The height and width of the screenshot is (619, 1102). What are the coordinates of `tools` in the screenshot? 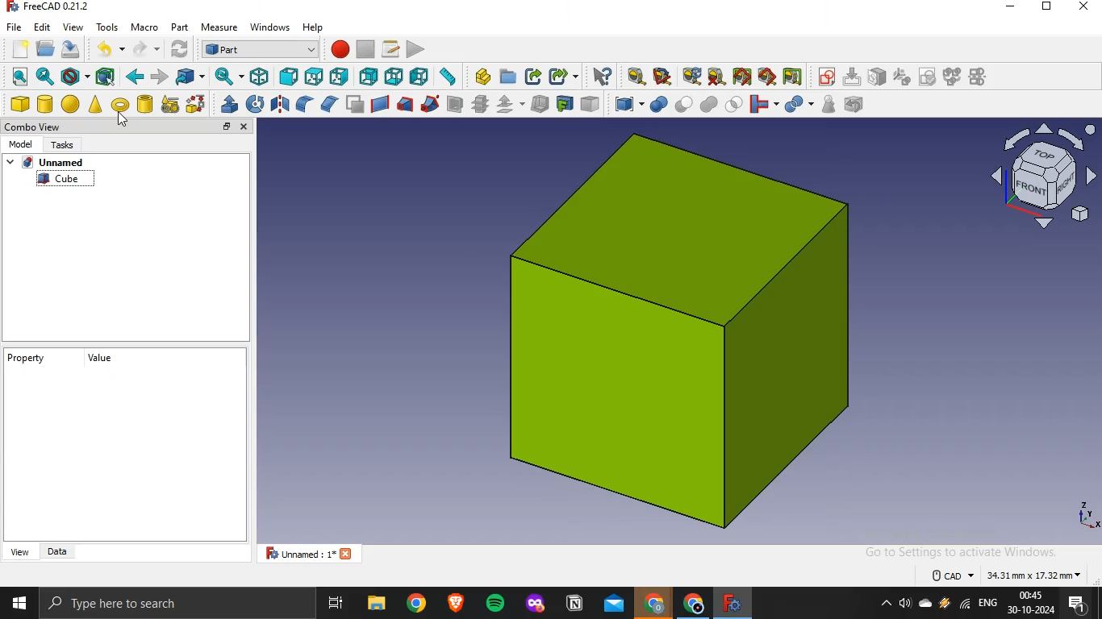 It's located at (109, 27).